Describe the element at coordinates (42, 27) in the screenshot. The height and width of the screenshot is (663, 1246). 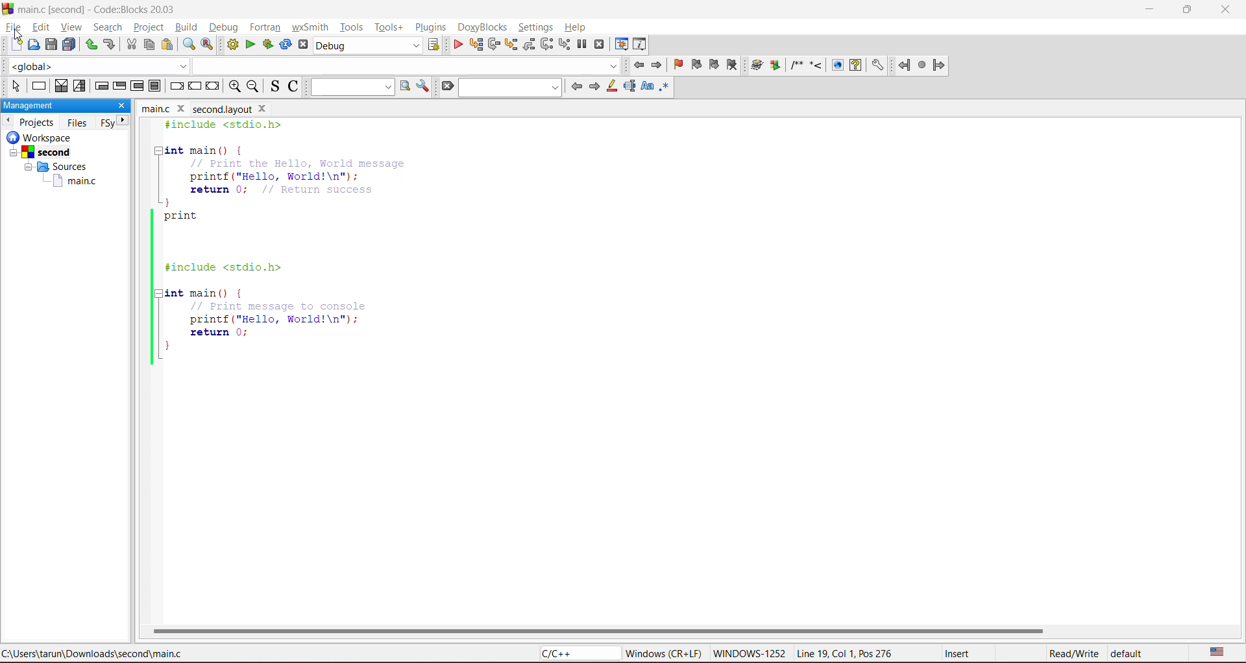
I see `edit` at that location.